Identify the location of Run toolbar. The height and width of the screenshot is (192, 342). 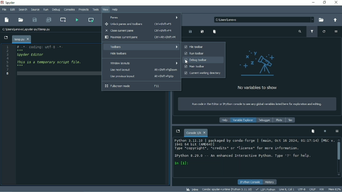
(203, 54).